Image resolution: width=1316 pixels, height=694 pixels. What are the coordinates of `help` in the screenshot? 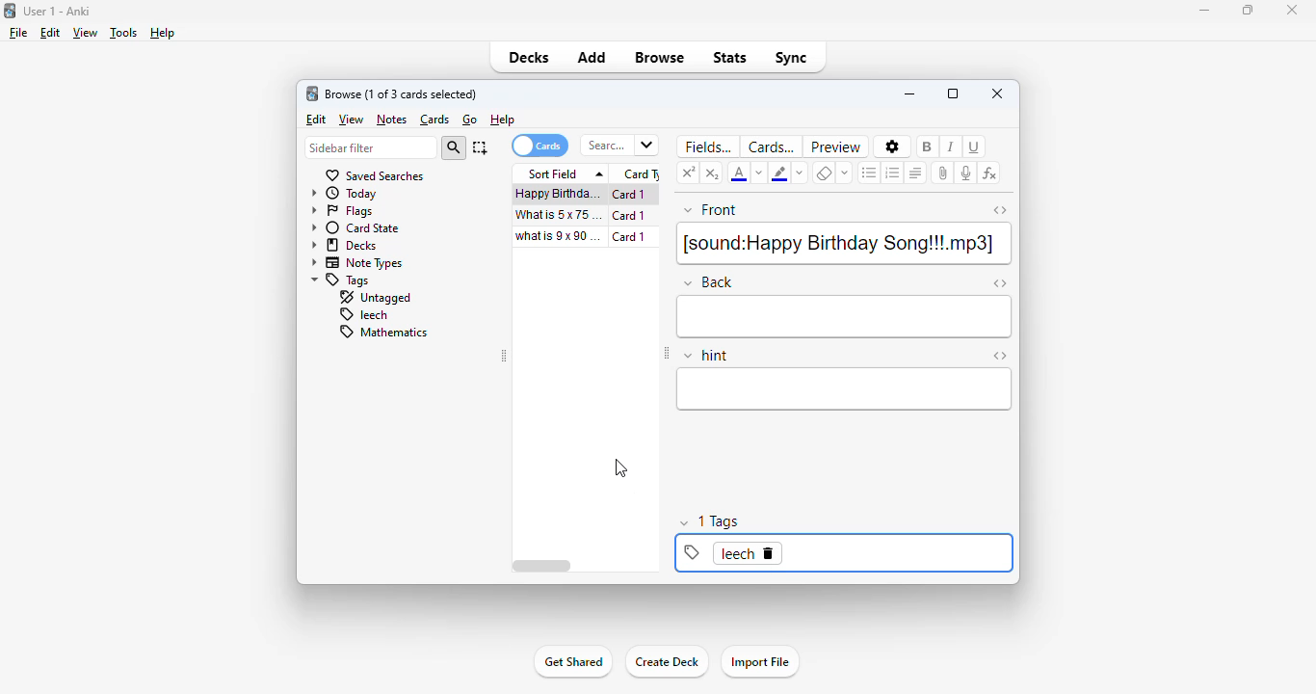 It's located at (166, 32).